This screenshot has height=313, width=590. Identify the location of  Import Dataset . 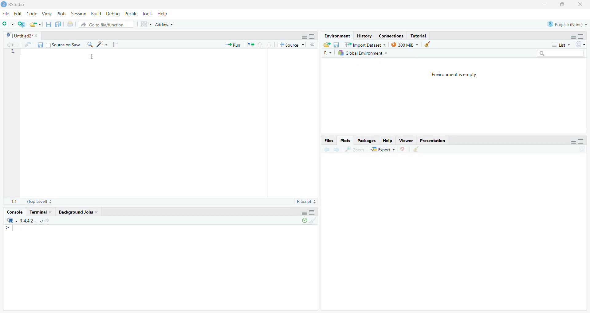
(366, 45).